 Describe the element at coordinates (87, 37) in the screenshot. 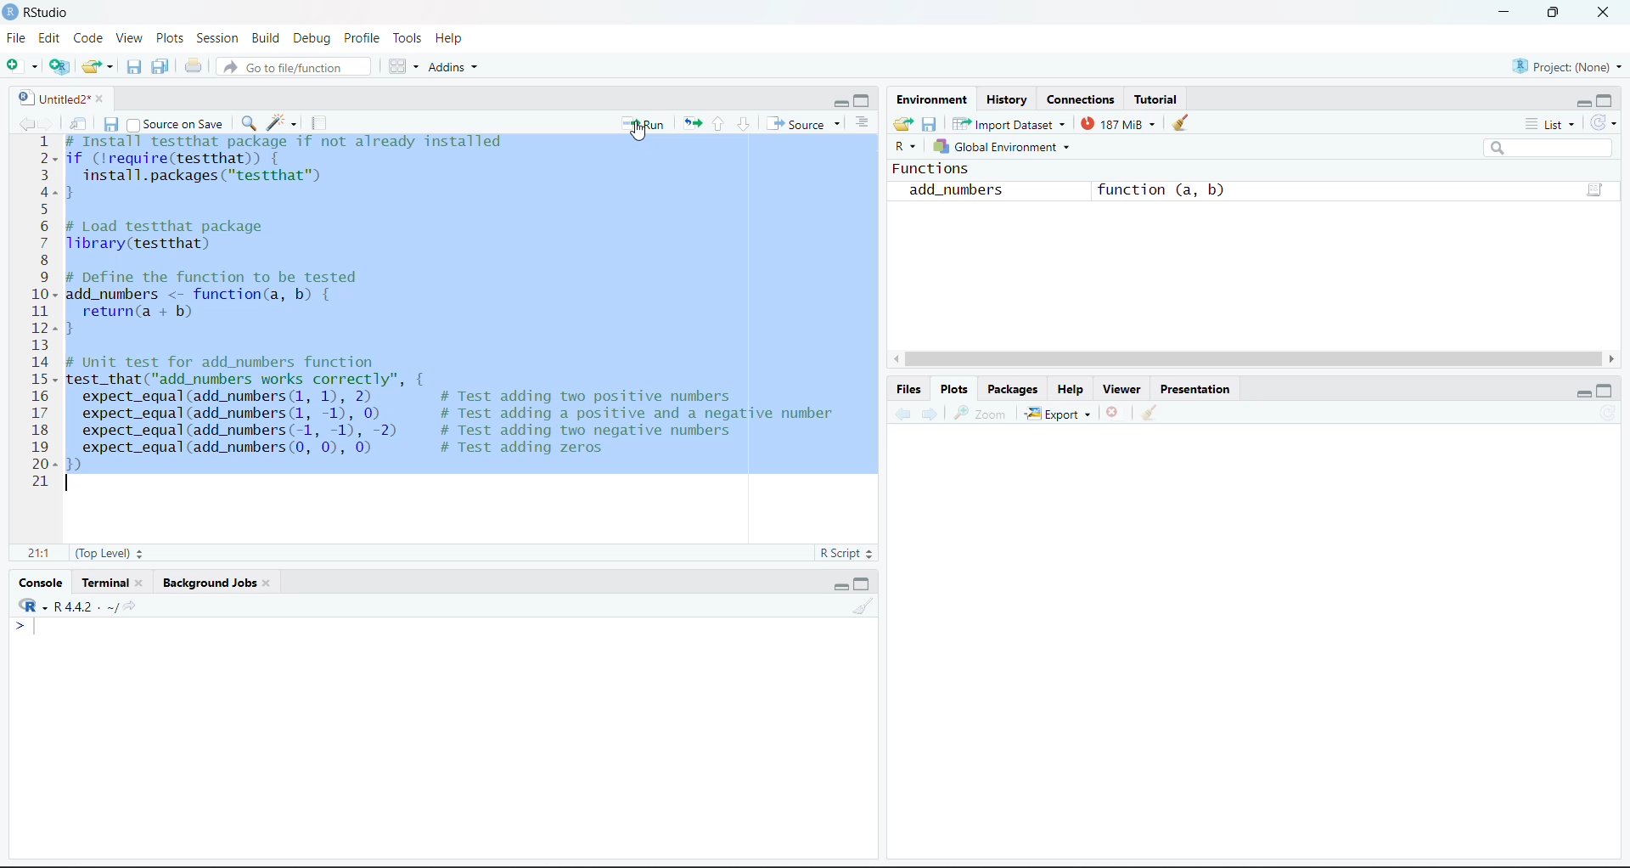

I see `Code` at that location.